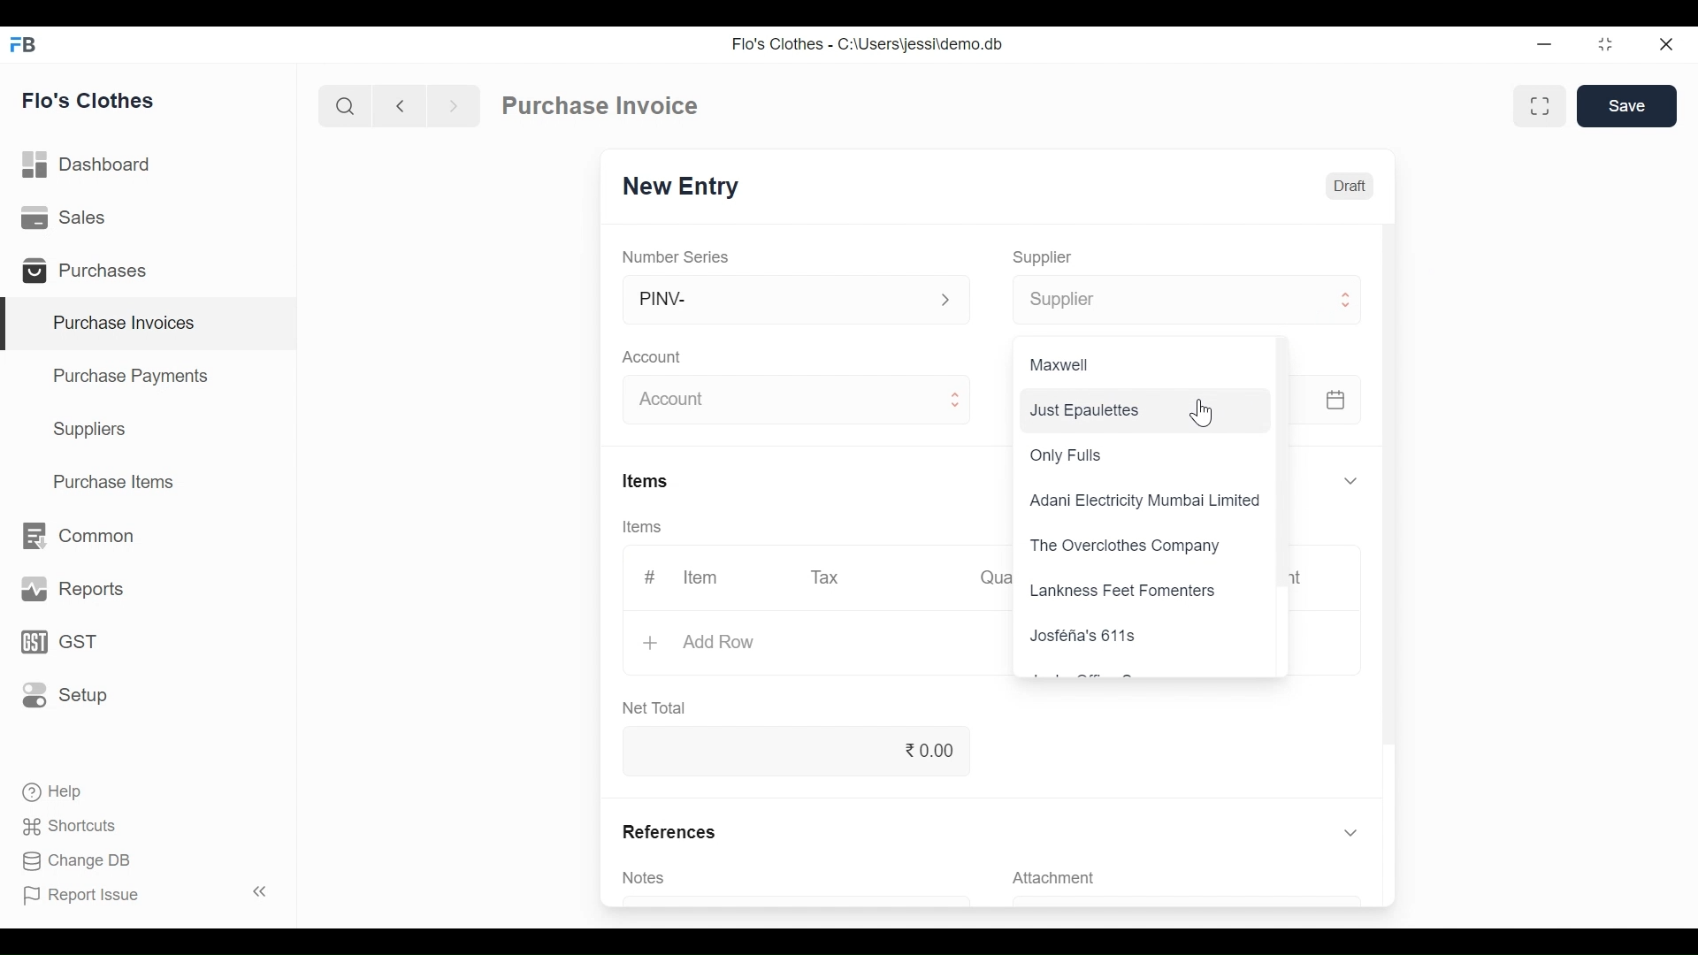 This screenshot has height=955, width=1698. Describe the element at coordinates (346, 105) in the screenshot. I see `Search` at that location.